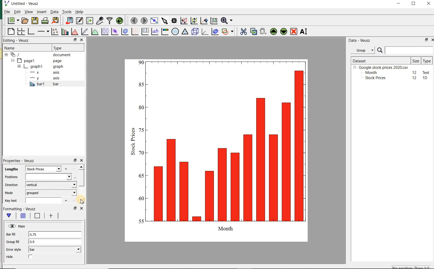  Describe the element at coordinates (37, 61) in the screenshot. I see `page1` at that location.